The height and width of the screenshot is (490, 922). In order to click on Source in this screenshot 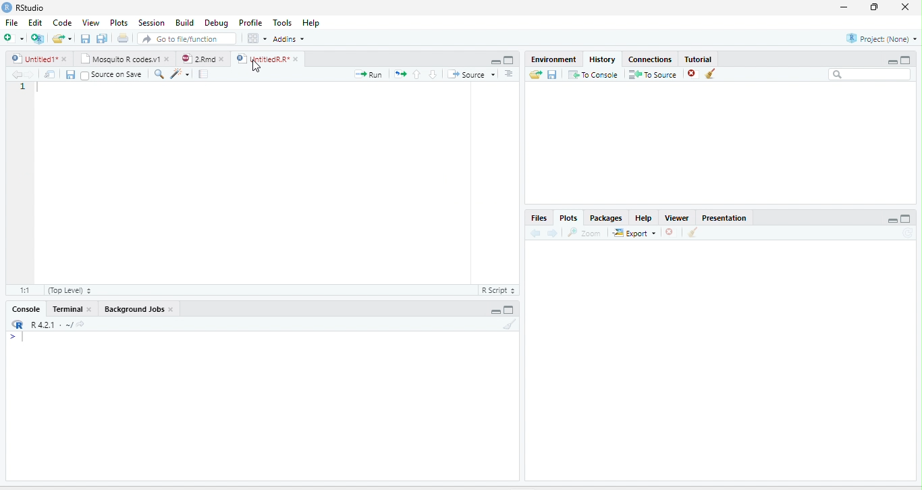, I will do `click(471, 74)`.